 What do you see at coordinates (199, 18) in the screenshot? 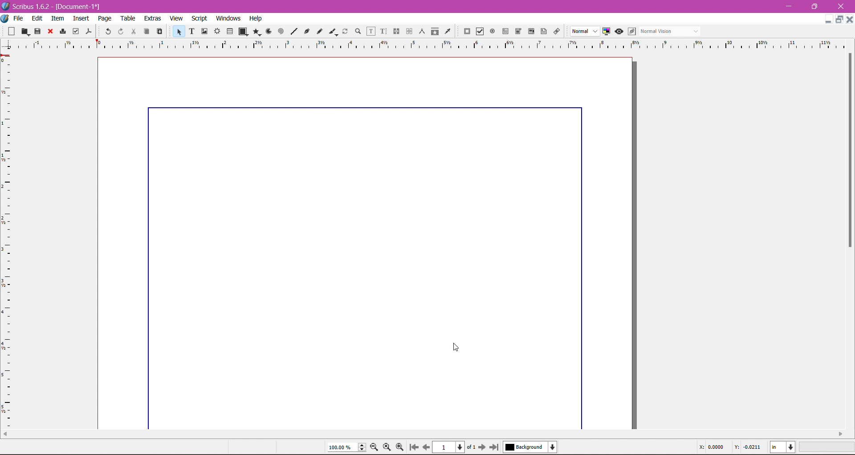
I see `Script` at bounding box center [199, 18].